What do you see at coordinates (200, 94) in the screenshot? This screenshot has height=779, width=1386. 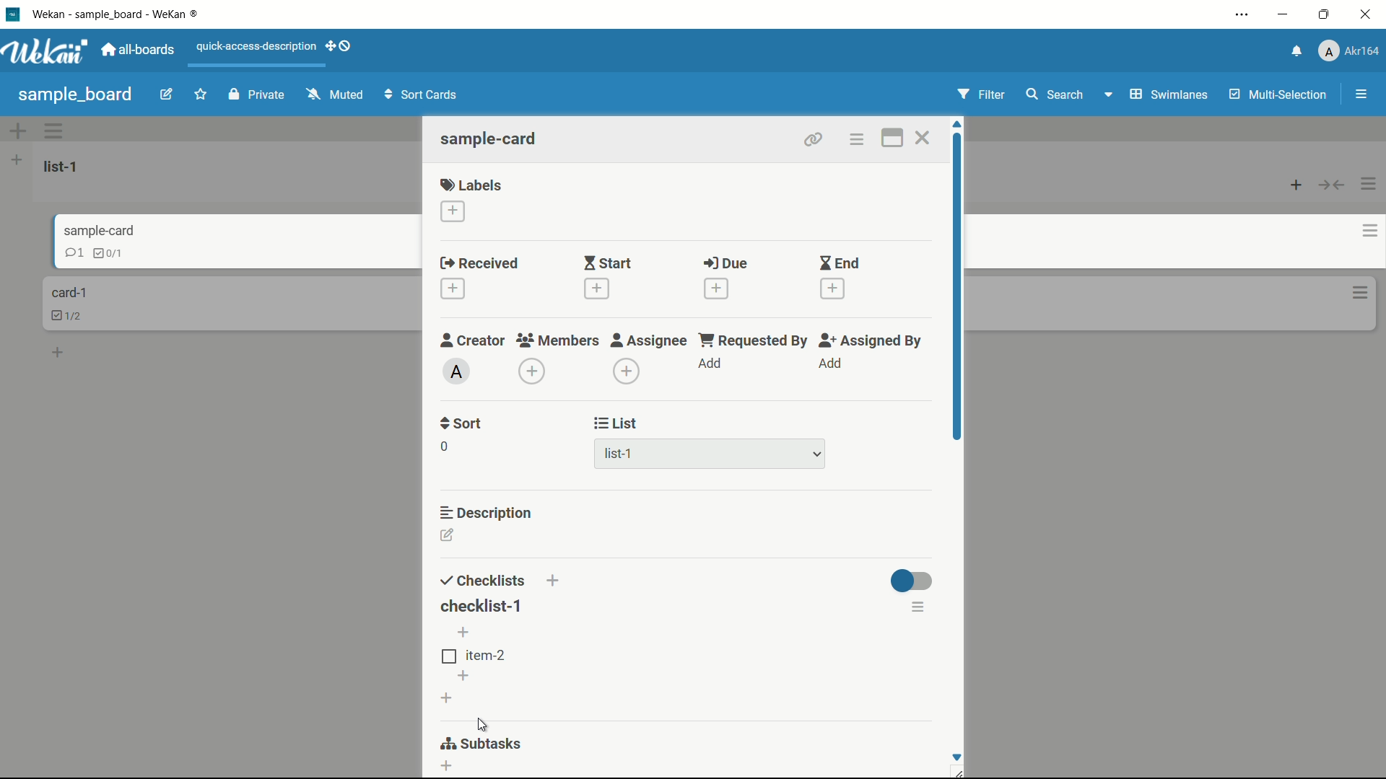 I see `star` at bounding box center [200, 94].